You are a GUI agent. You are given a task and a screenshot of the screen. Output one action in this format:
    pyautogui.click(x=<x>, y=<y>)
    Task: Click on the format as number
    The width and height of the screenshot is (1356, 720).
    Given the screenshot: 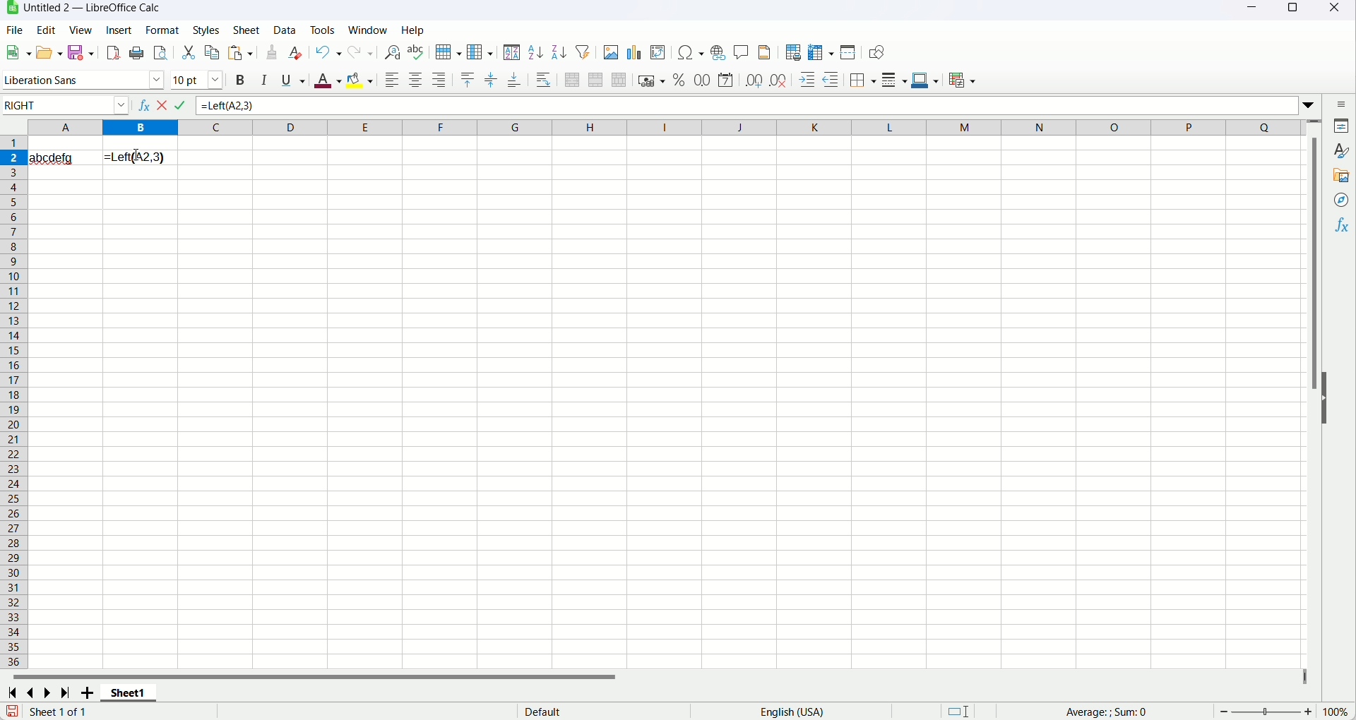 What is the action you would take?
    pyautogui.click(x=702, y=80)
    